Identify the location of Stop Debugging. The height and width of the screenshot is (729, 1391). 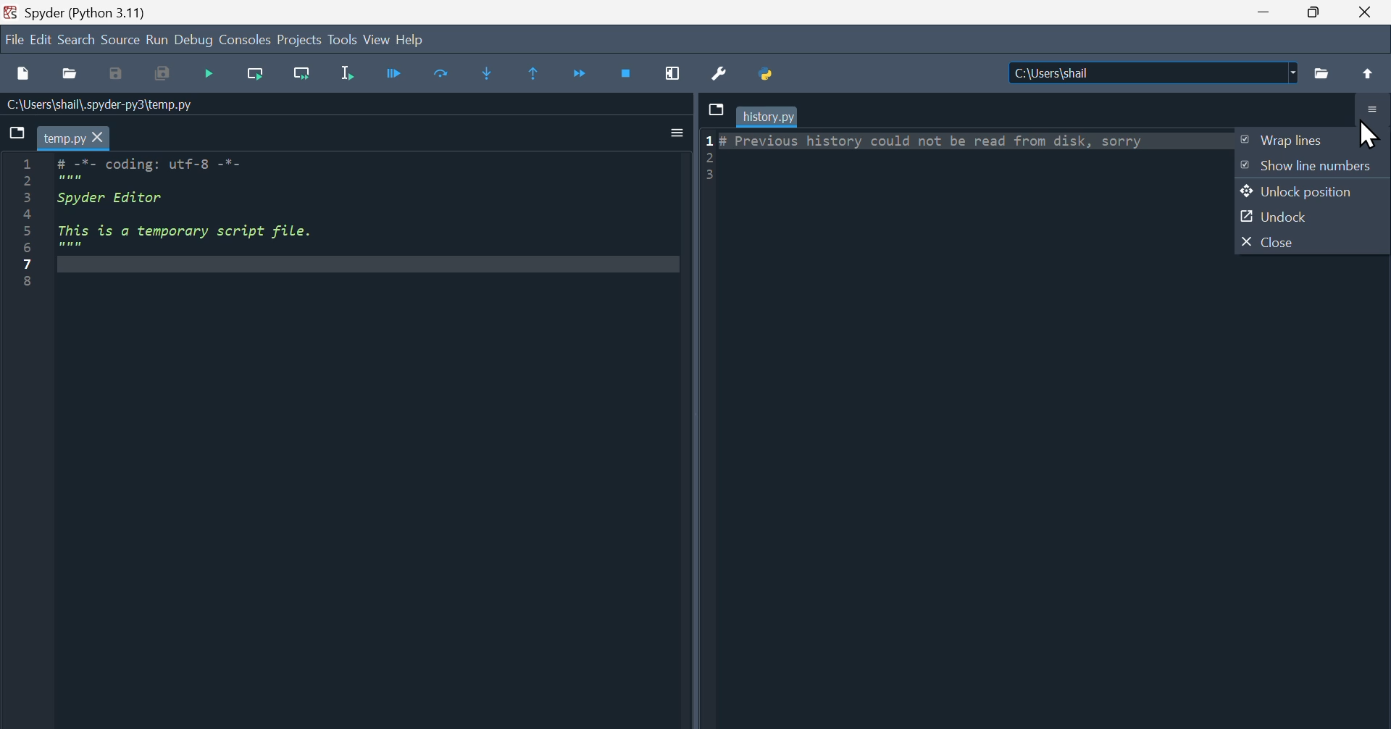
(629, 72).